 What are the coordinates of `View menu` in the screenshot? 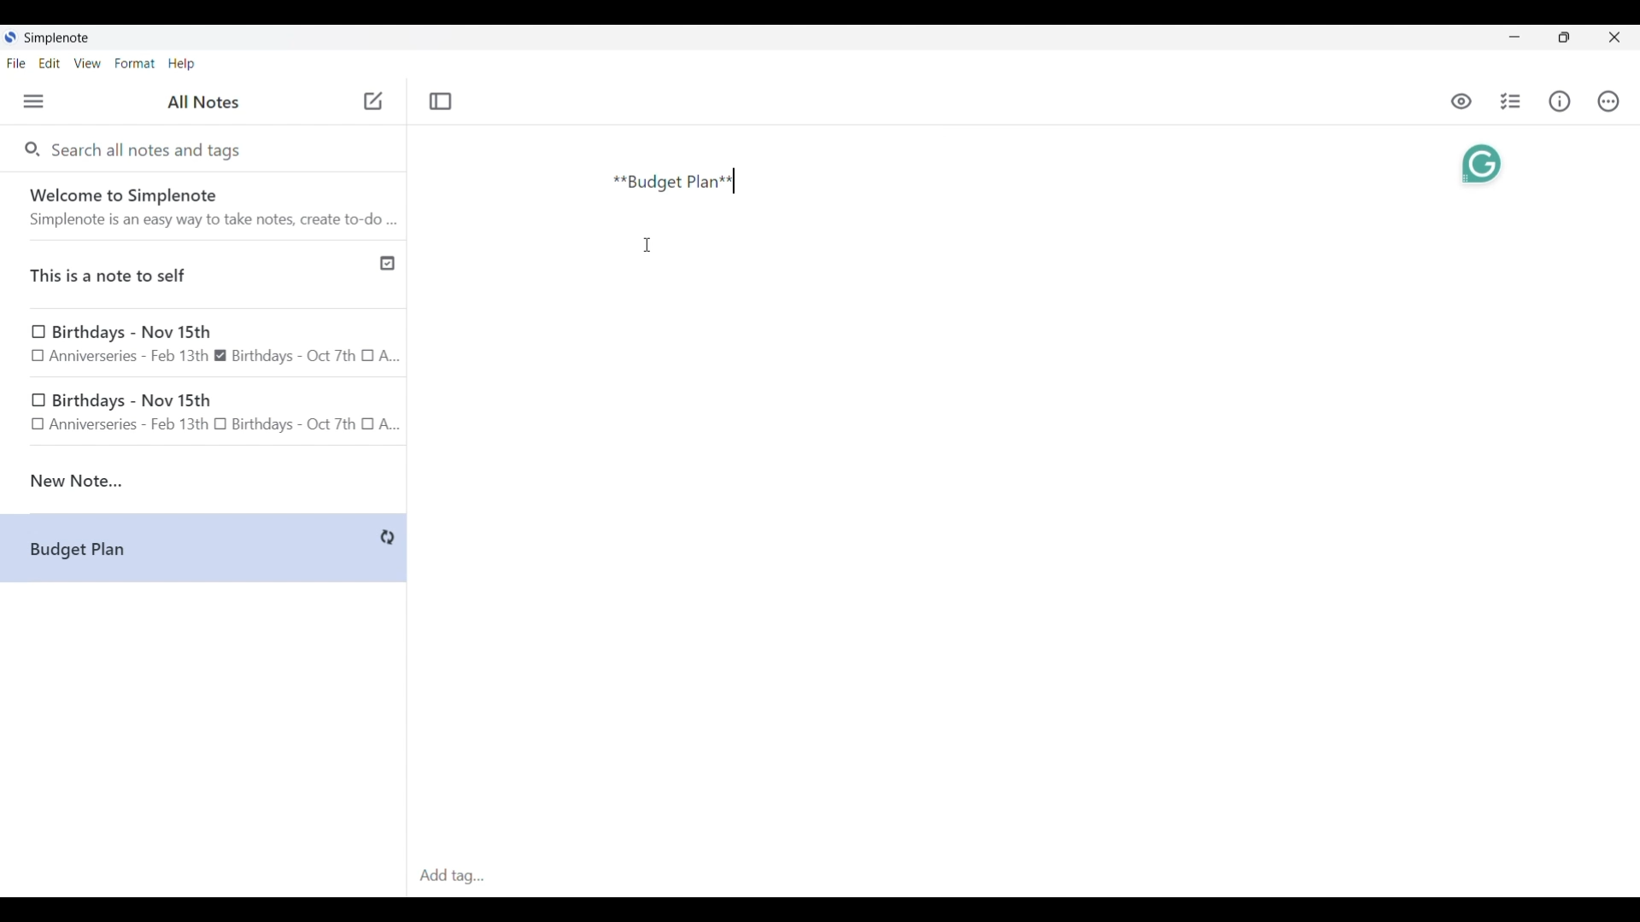 It's located at (88, 62).